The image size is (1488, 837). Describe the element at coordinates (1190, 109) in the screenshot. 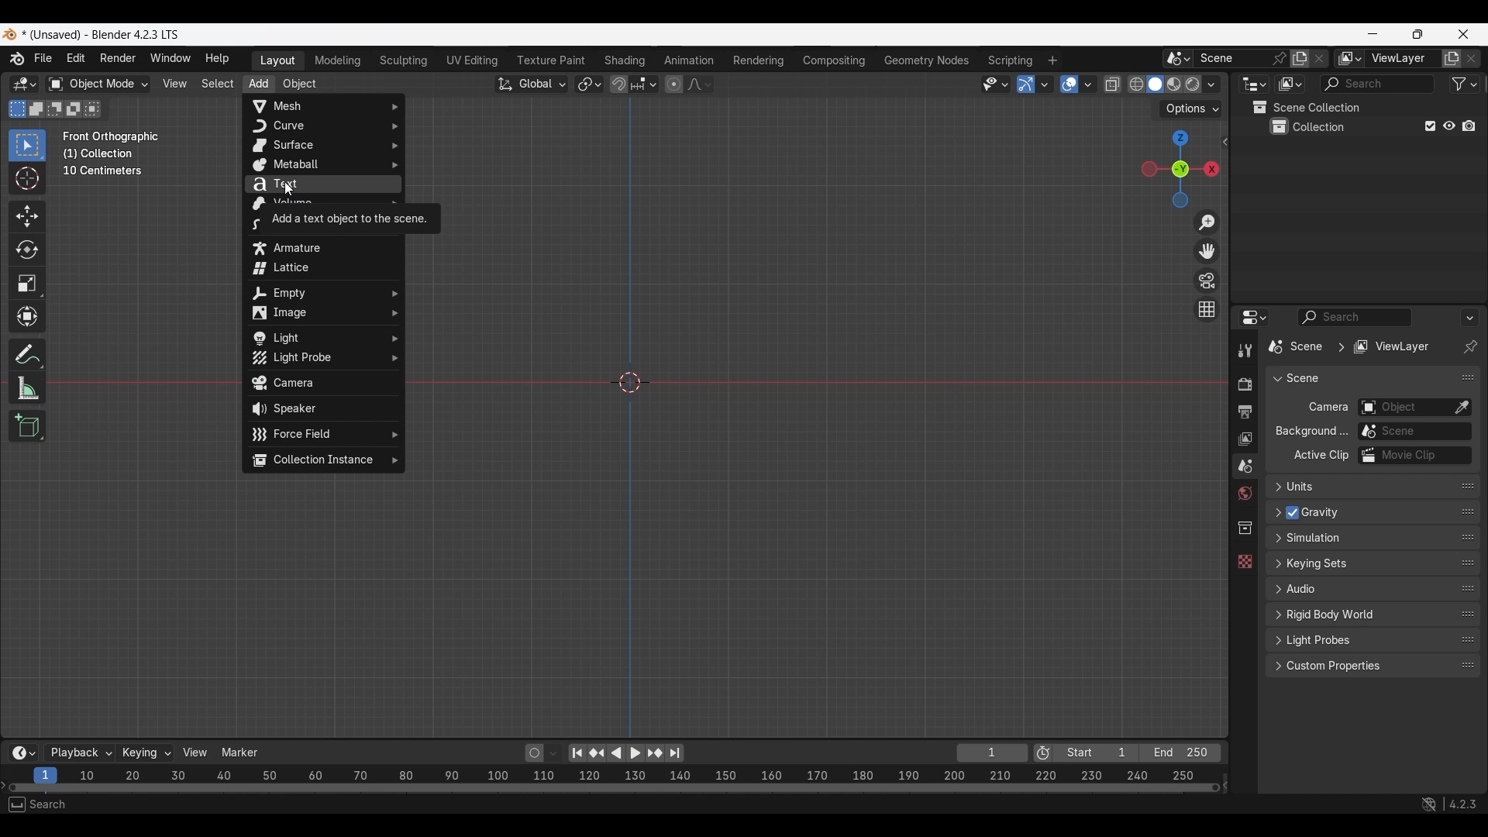

I see `Transform options` at that location.